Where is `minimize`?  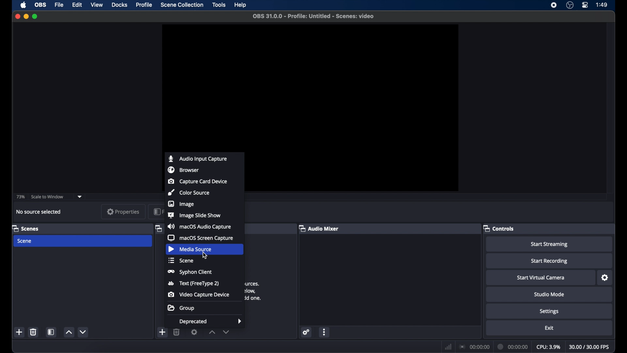 minimize is located at coordinates (26, 16).